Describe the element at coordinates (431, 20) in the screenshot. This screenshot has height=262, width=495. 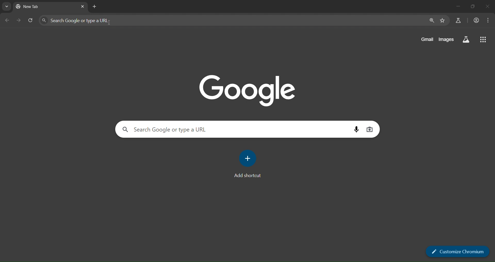
I see `zoom` at that location.